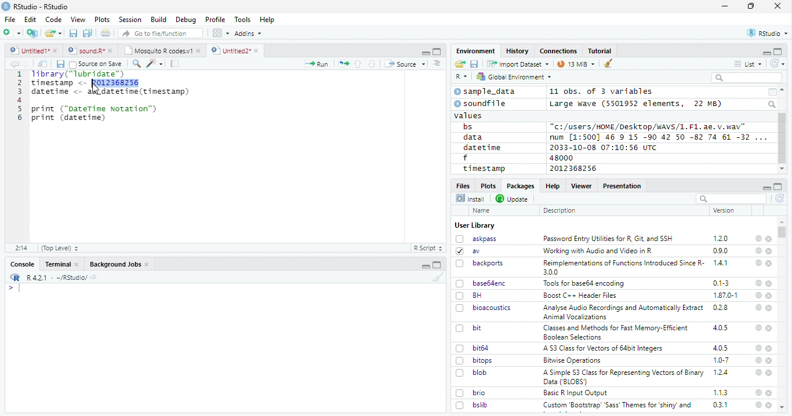 The height and width of the screenshot is (416, 792). I want to click on typing cursor, so click(14, 288).